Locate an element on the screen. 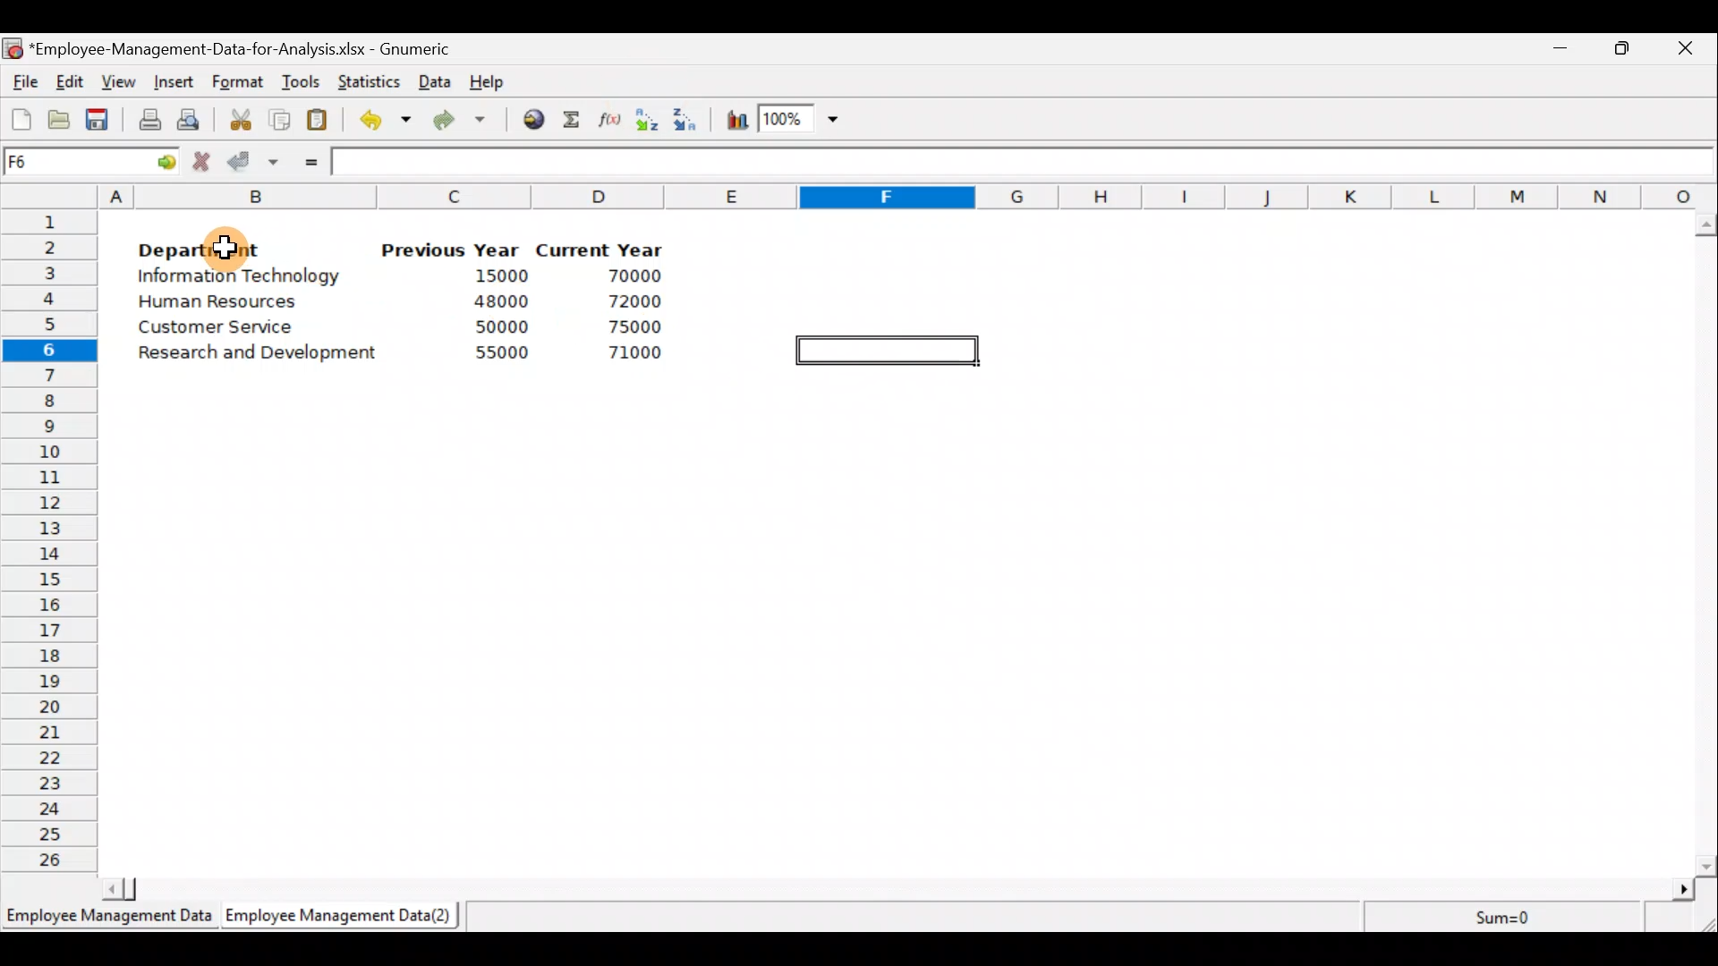 The width and height of the screenshot is (1718, 966). Print preview is located at coordinates (188, 117).